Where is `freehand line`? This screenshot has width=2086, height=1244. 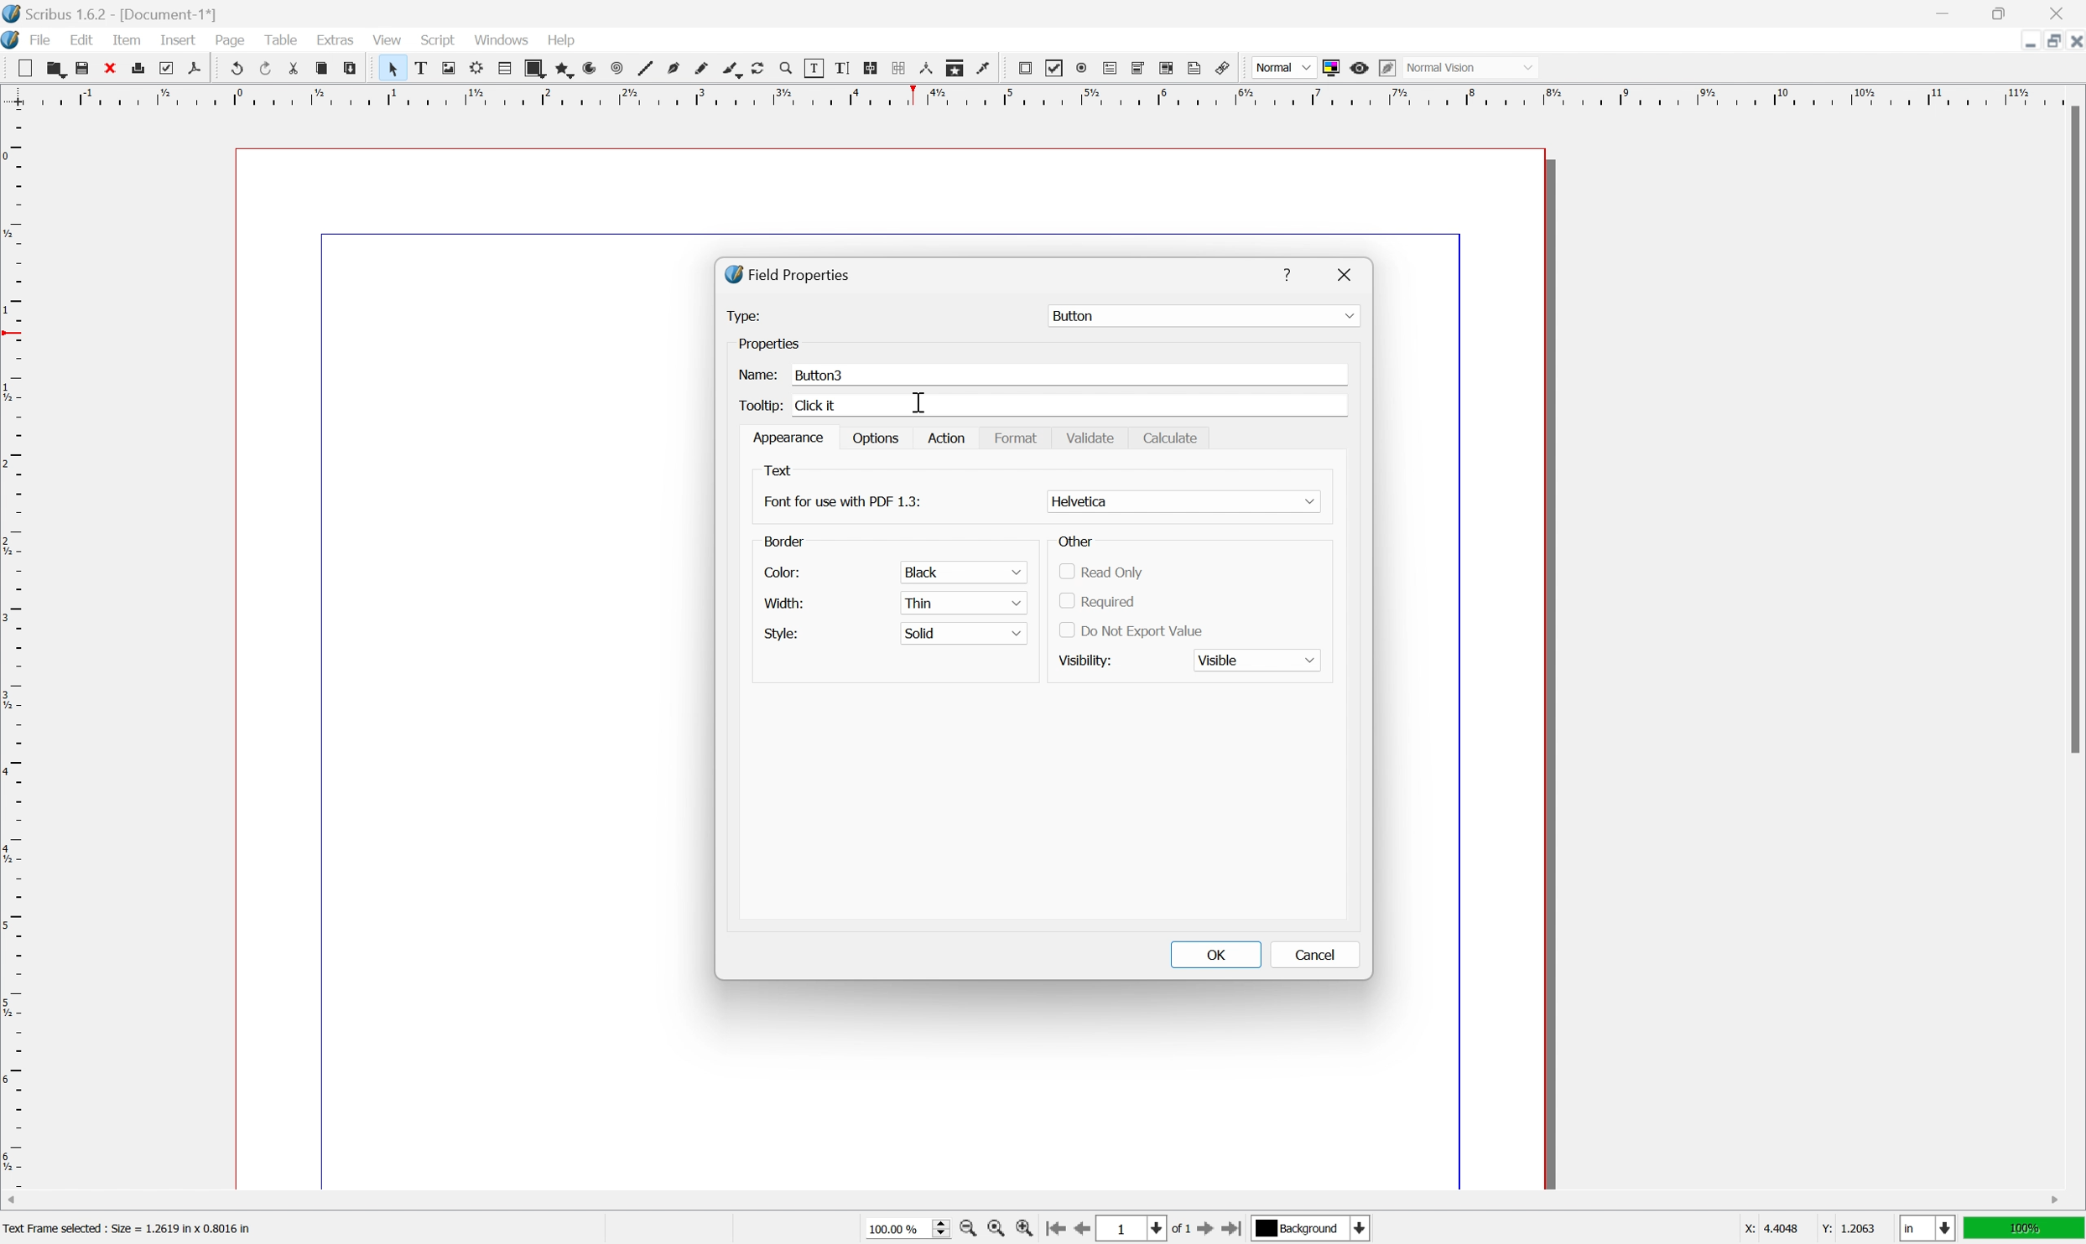 freehand line is located at coordinates (701, 69).